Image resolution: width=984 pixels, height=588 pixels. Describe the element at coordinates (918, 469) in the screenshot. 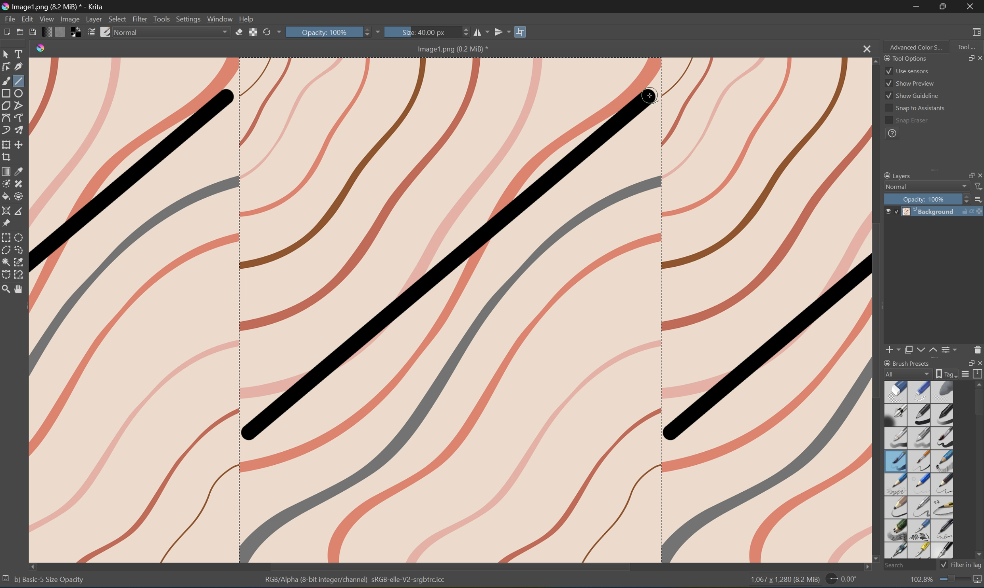

I see `Type of brushes` at that location.